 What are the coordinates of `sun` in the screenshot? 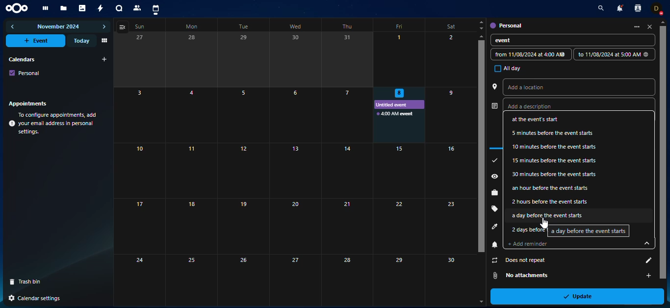 It's located at (142, 26).